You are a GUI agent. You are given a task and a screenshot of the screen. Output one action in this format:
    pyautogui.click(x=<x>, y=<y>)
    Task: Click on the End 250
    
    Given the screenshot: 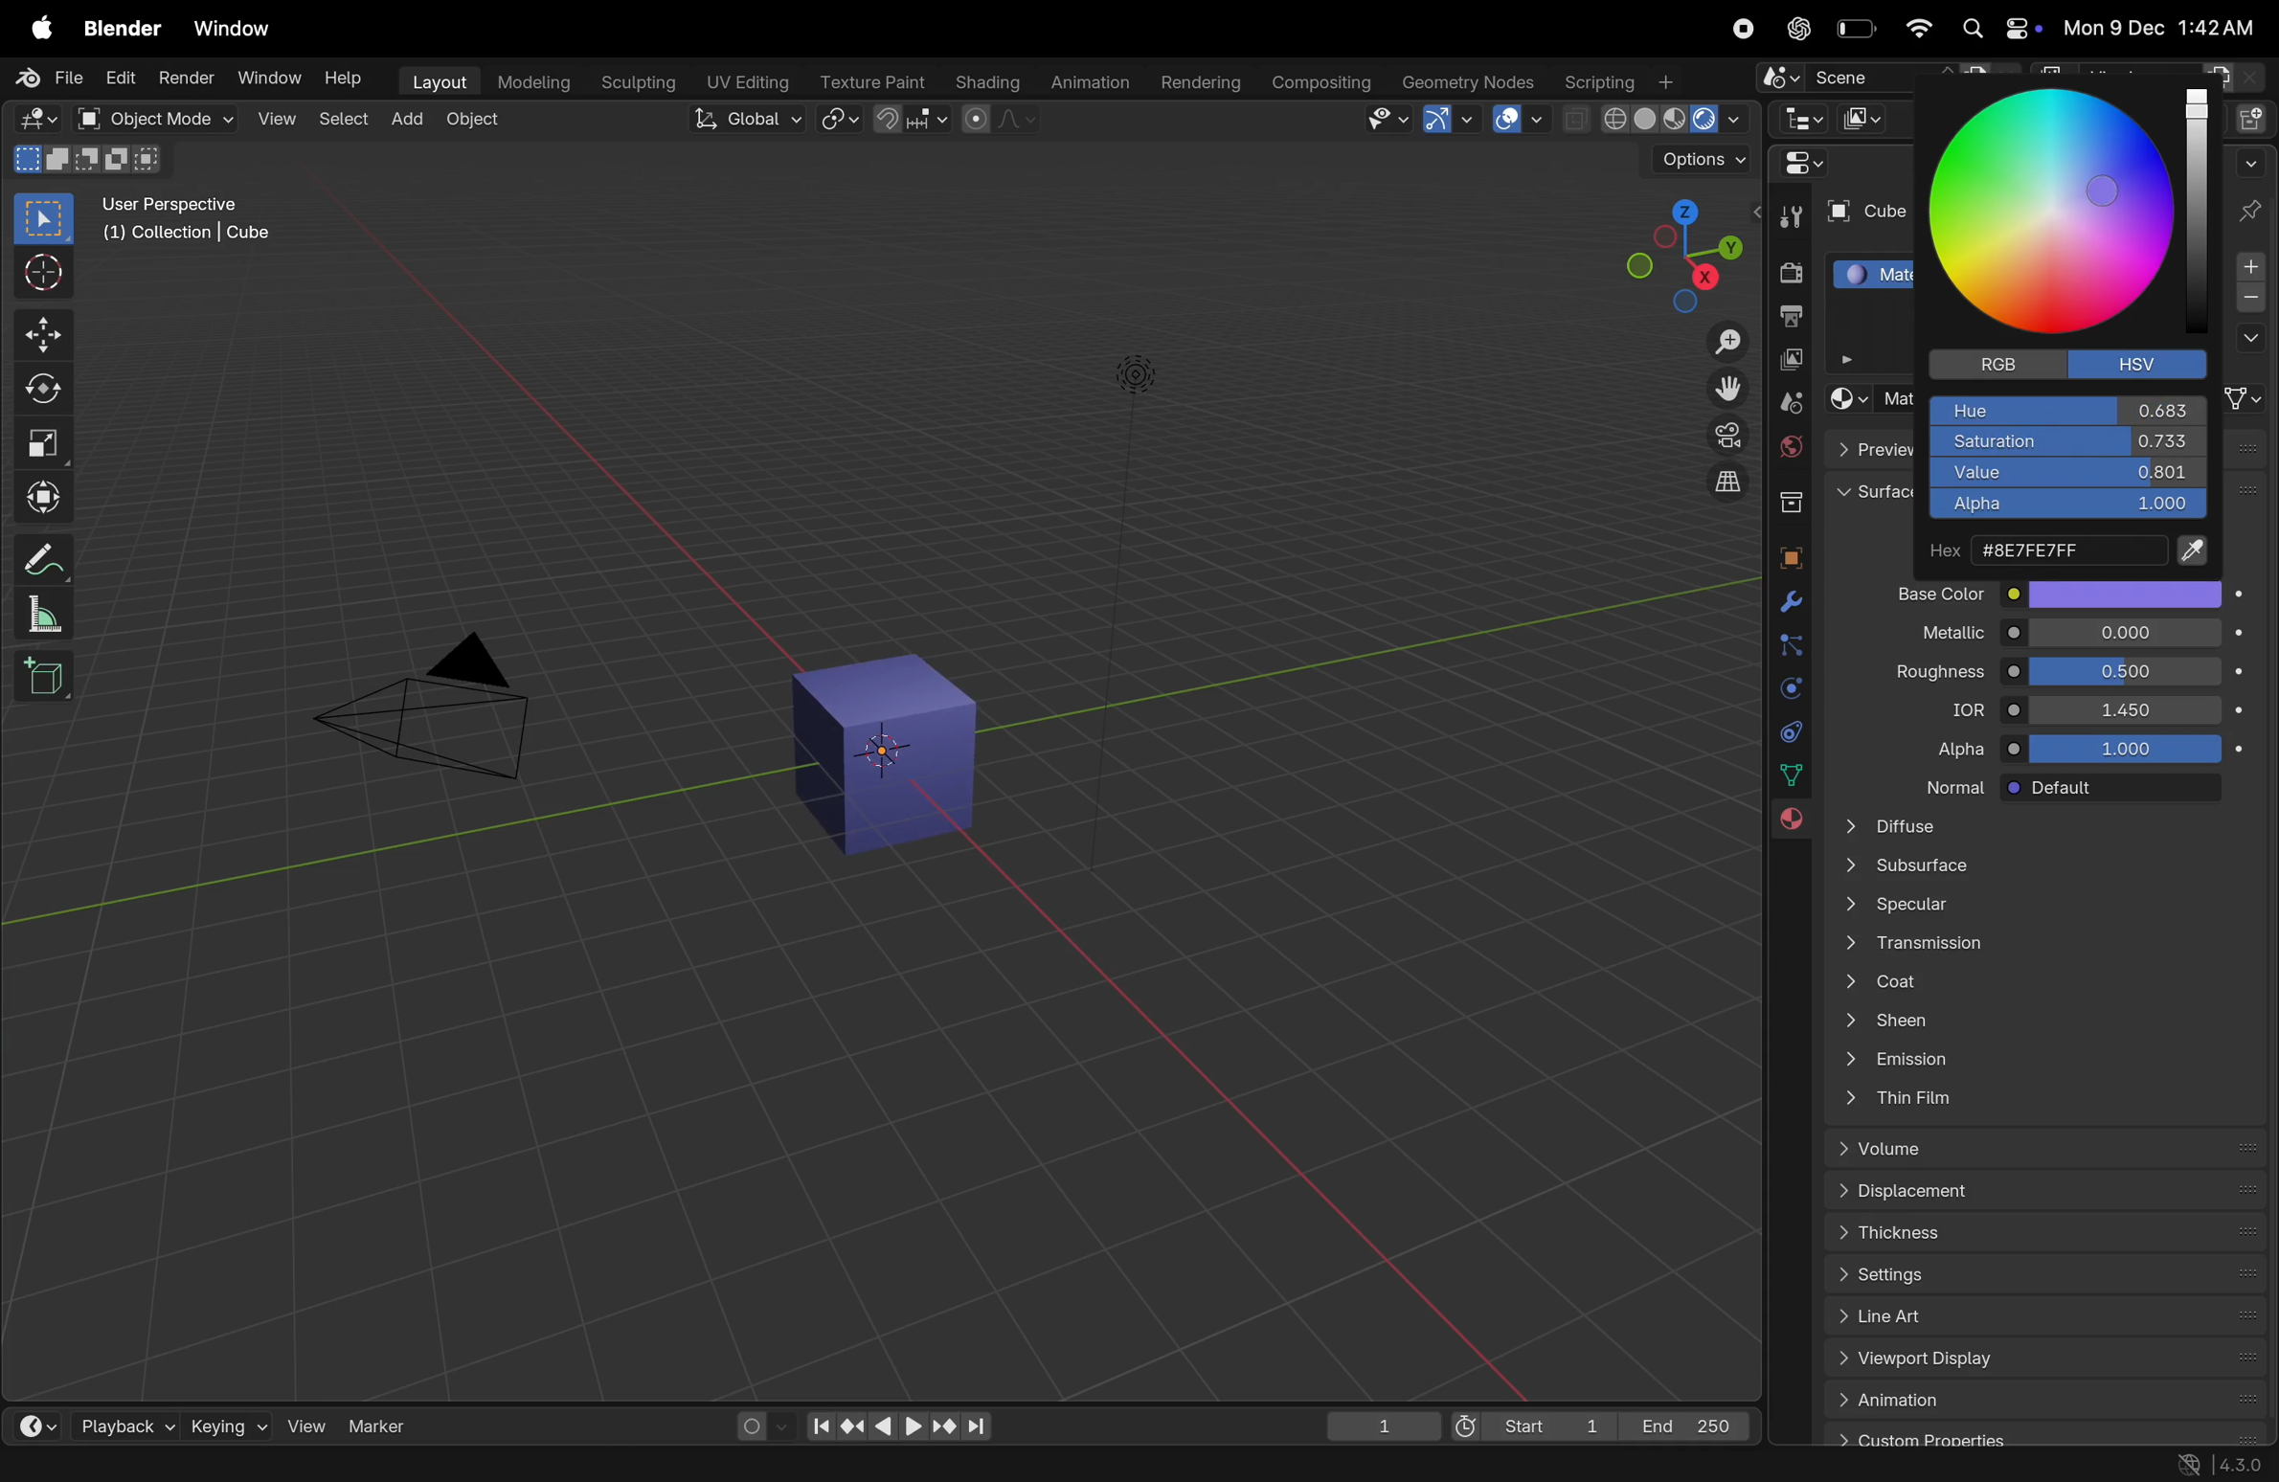 What is the action you would take?
    pyautogui.click(x=1685, y=1426)
    